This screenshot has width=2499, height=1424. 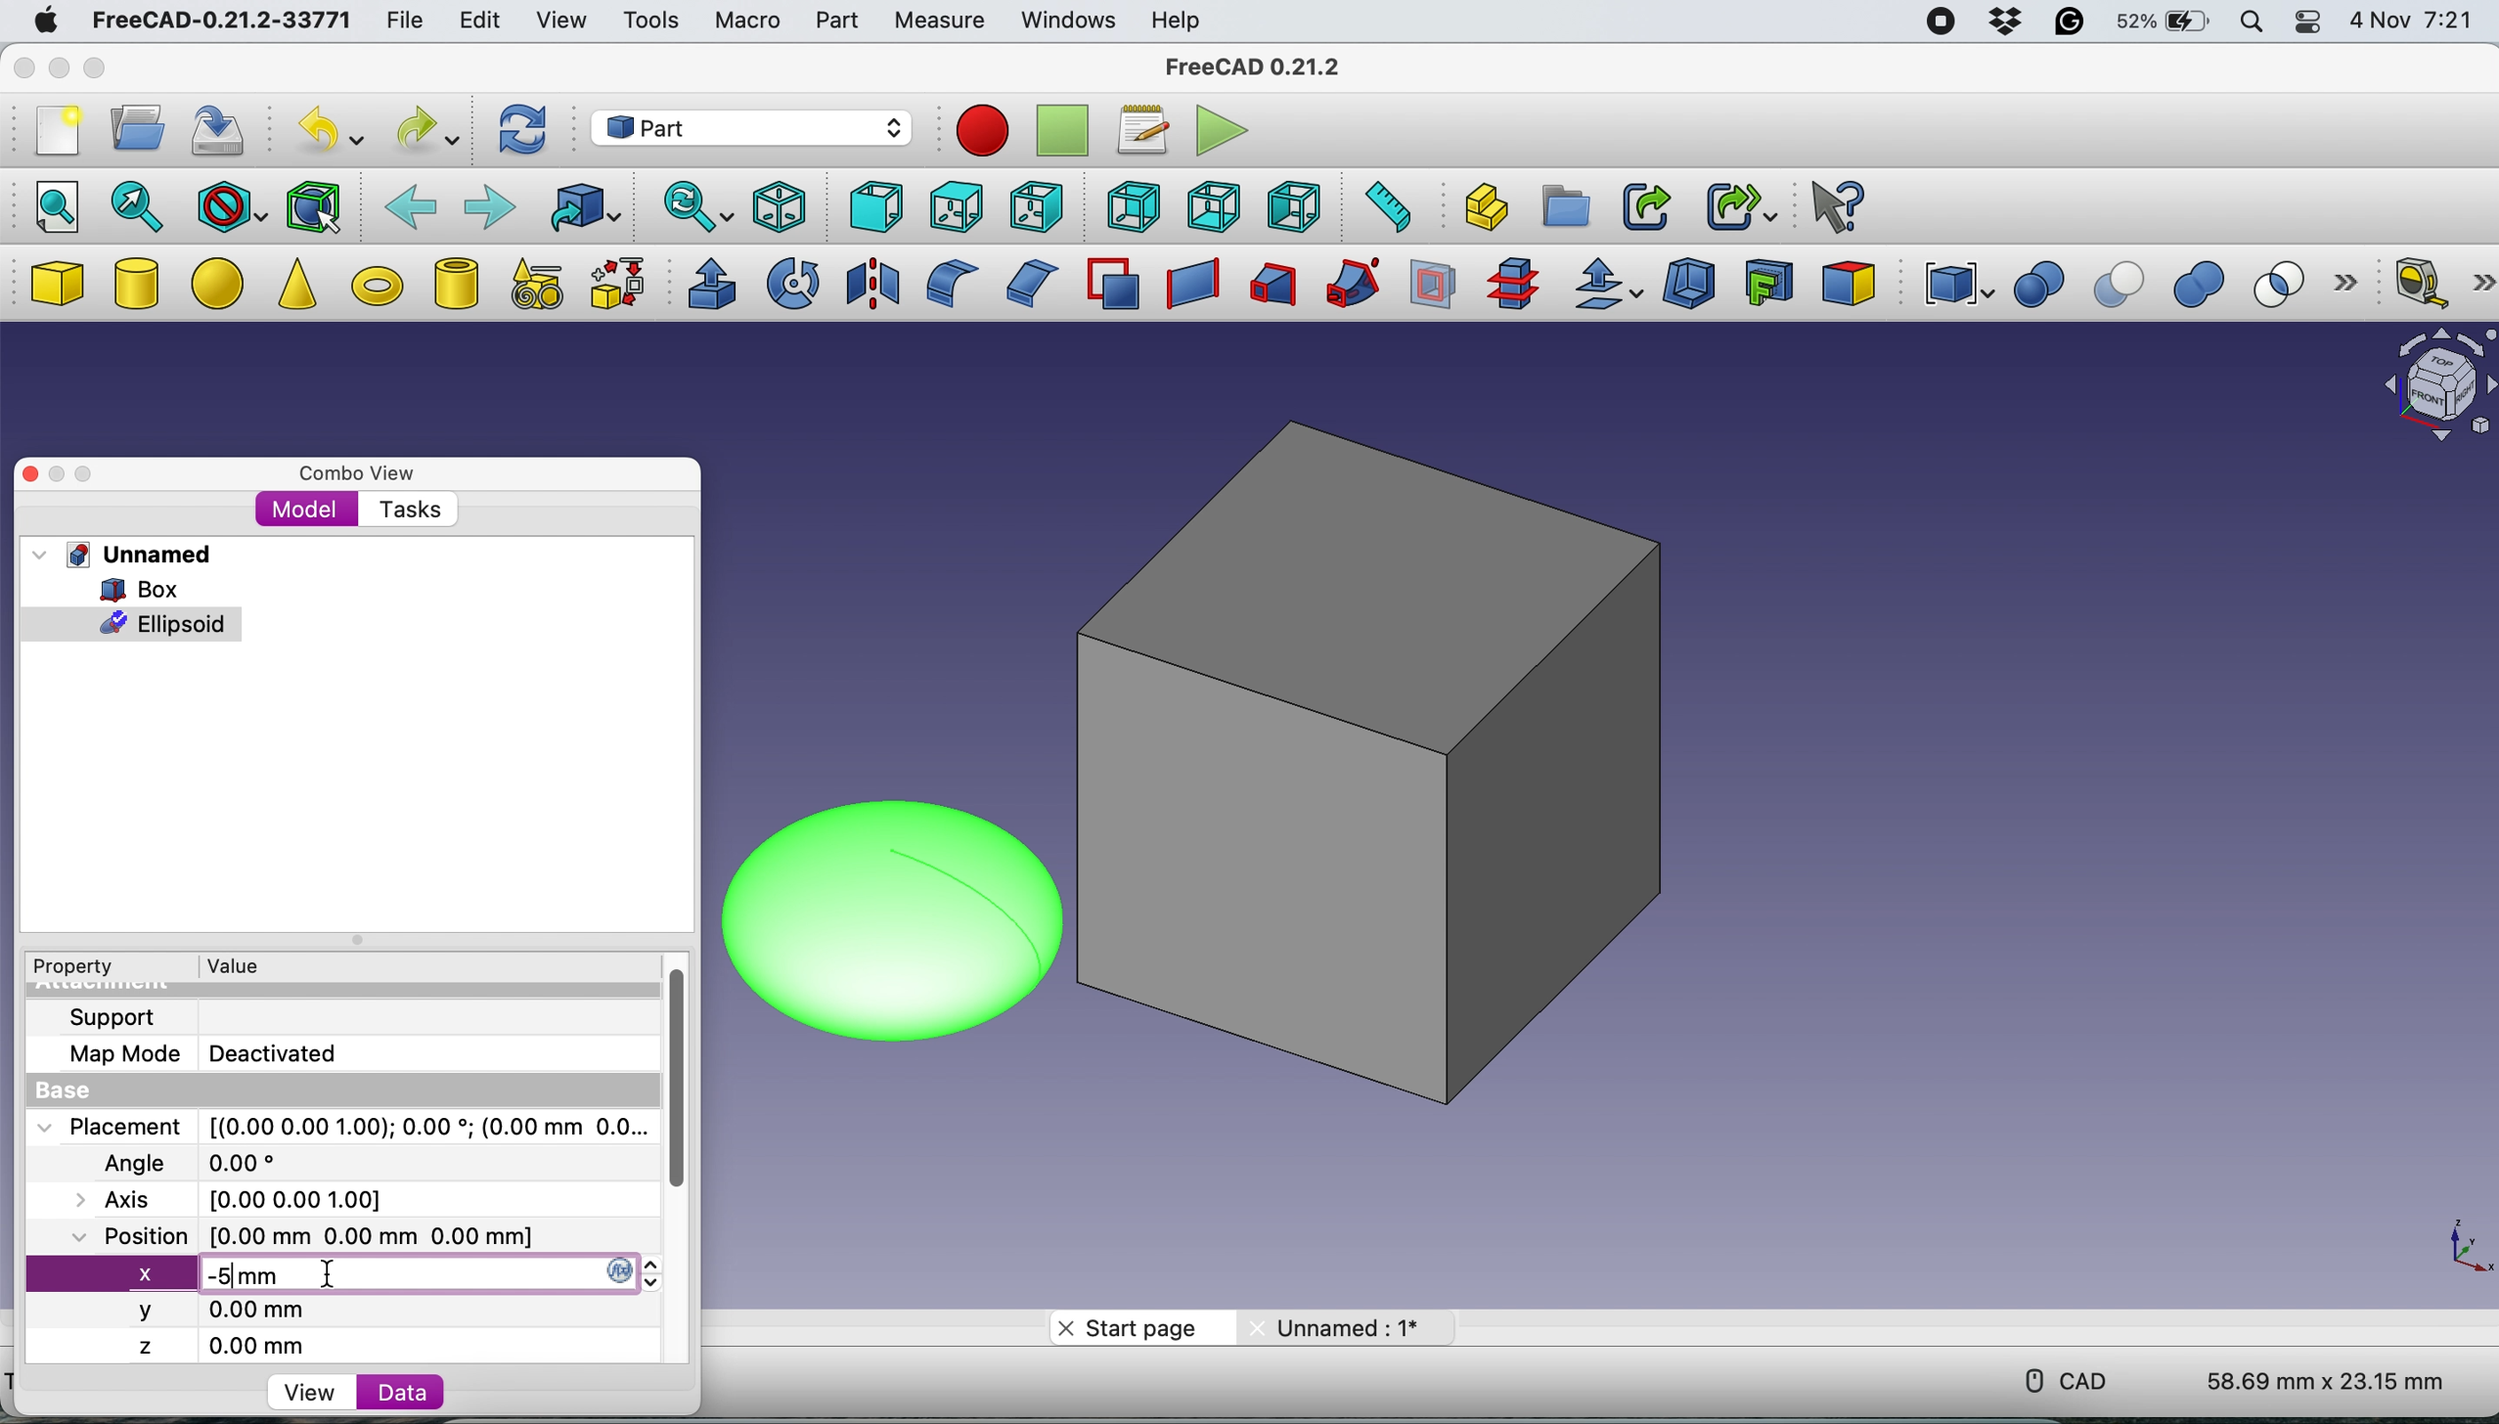 I want to click on offset, so click(x=1609, y=287).